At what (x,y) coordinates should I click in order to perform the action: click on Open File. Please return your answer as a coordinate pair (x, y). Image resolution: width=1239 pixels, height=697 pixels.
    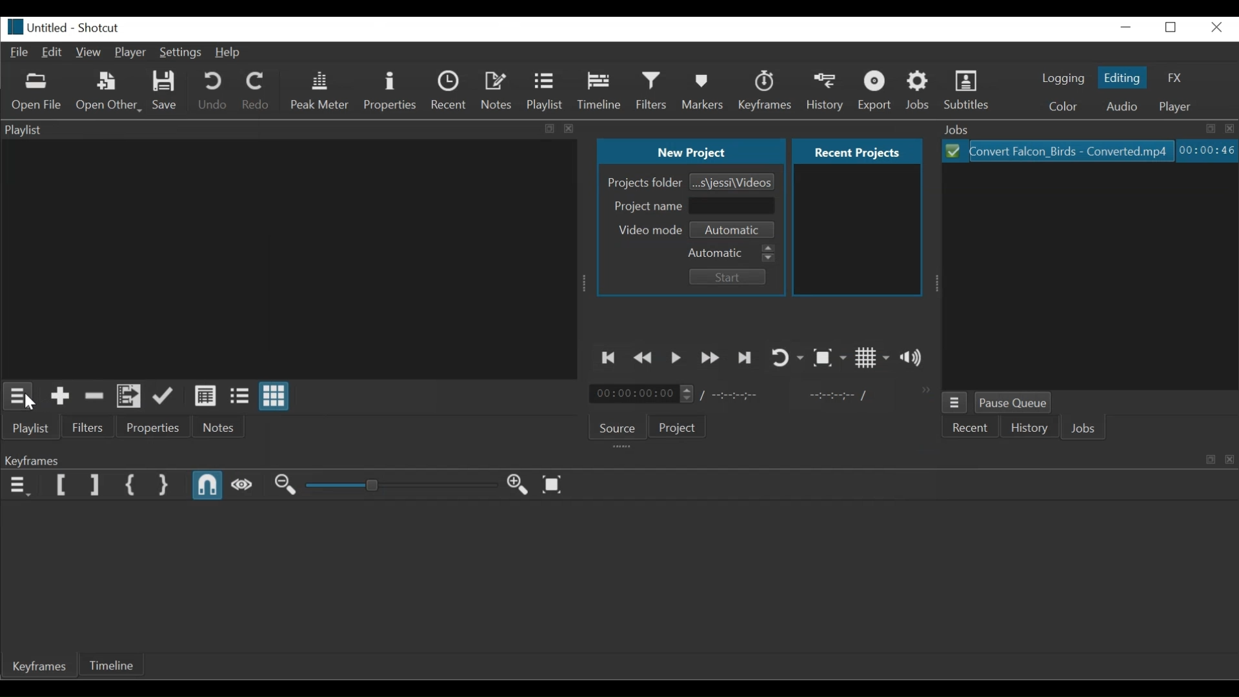
    Looking at the image, I should click on (37, 92).